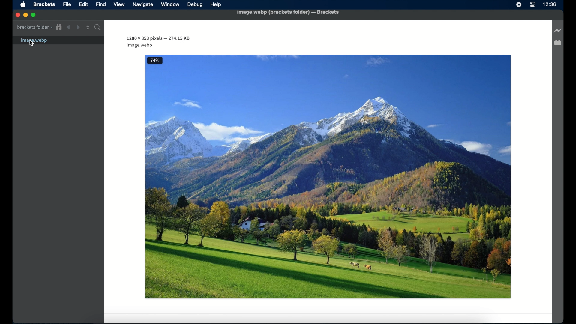 This screenshot has height=324, width=576. I want to click on control center, so click(533, 5).